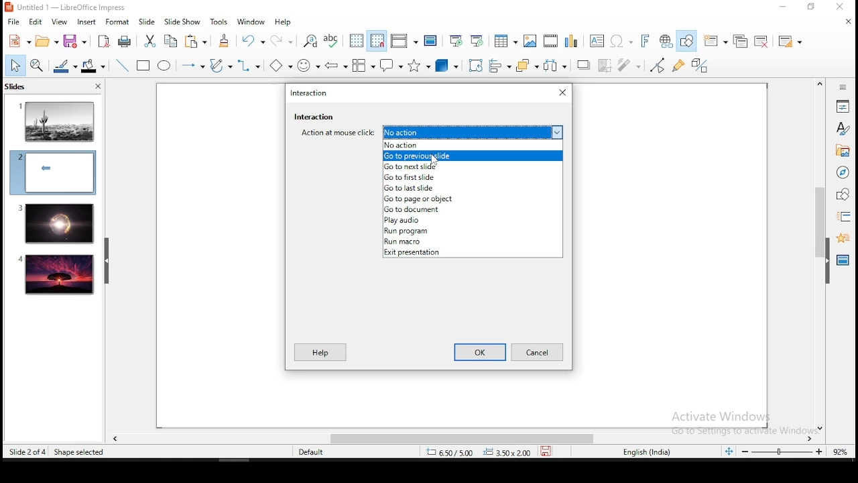  Describe the element at coordinates (284, 22) in the screenshot. I see `help` at that location.